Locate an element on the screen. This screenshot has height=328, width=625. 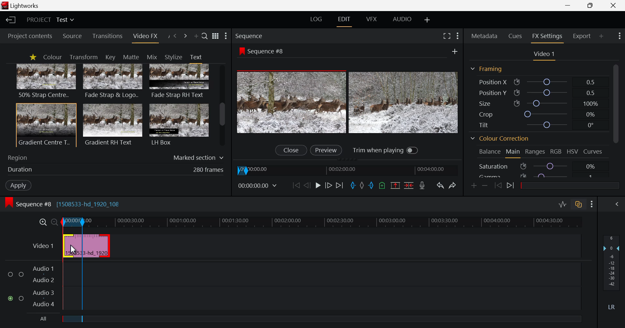
Toggle audio levels editing is located at coordinates (564, 204).